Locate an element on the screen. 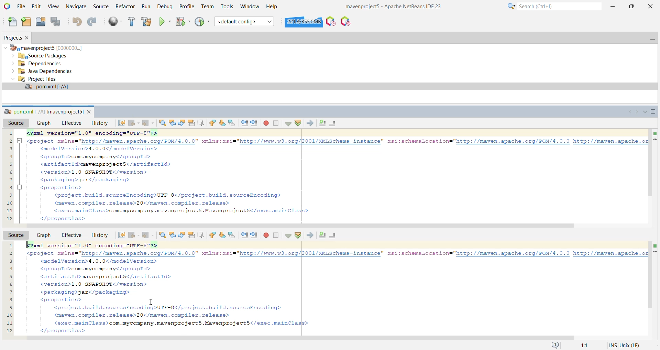  <artifactlIdimavenprojectsS</artifactlId> is located at coordinates (109, 164).